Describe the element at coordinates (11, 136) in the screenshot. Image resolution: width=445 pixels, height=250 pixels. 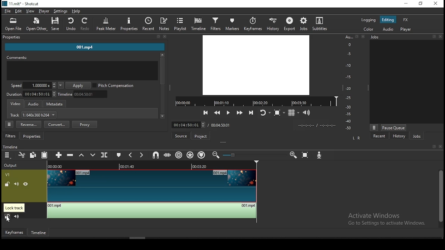
I see `filters` at that location.